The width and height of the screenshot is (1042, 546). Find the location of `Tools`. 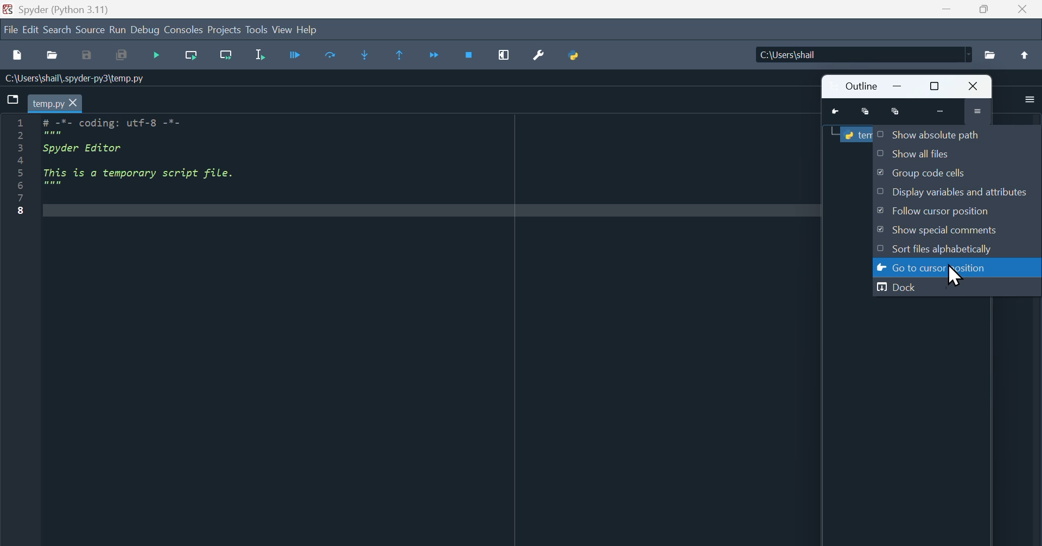

Tools is located at coordinates (257, 28).